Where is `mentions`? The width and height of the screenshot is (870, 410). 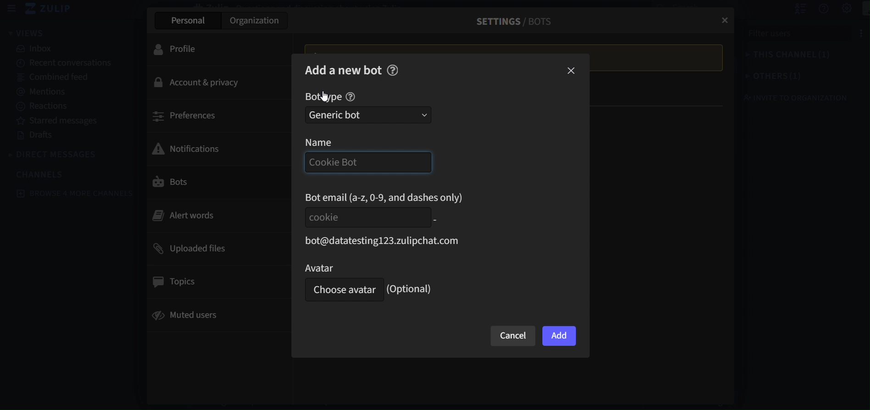 mentions is located at coordinates (45, 90).